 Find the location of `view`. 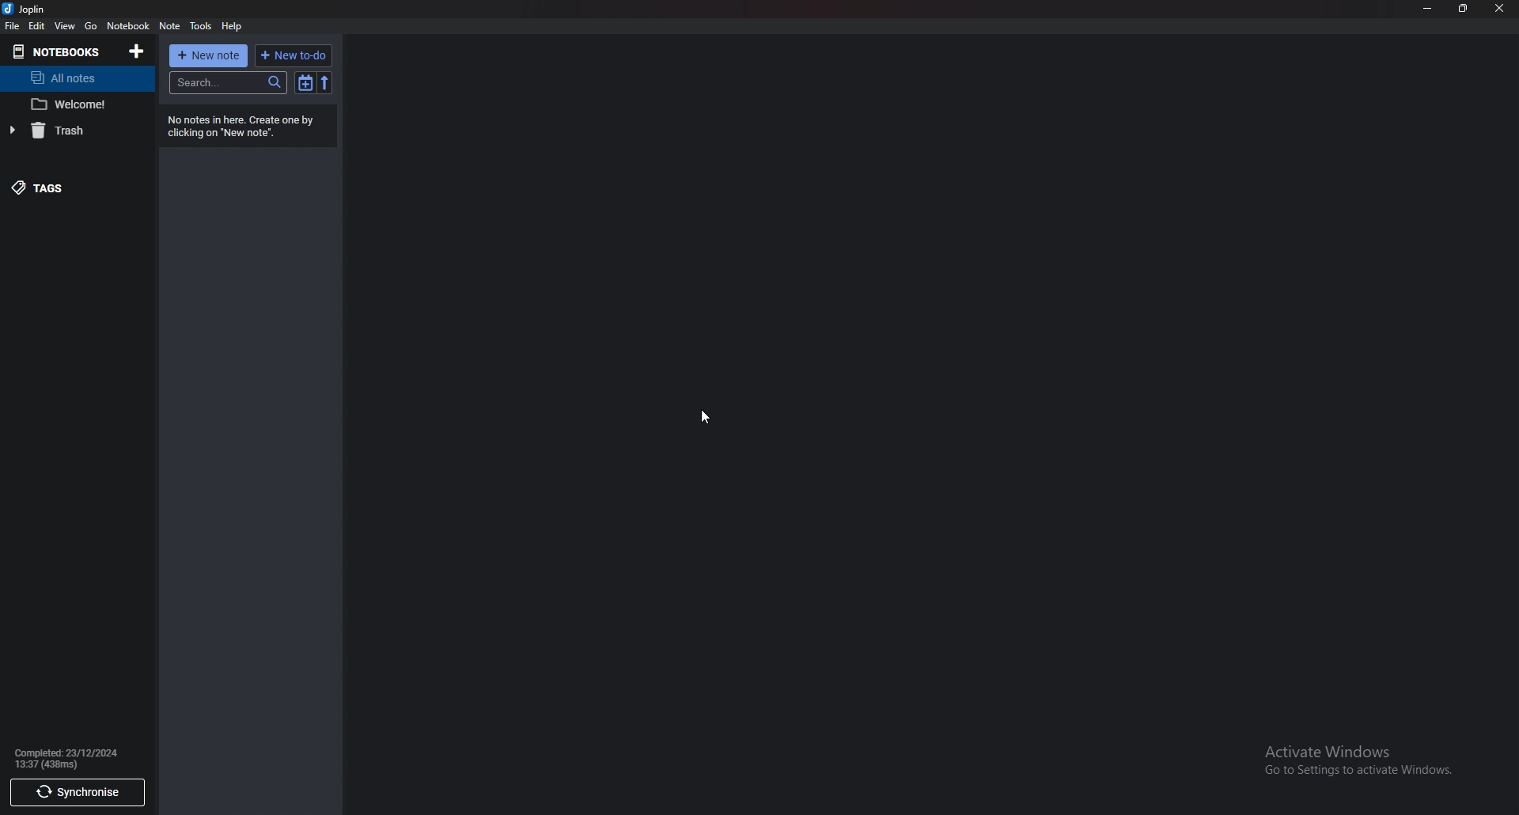

view is located at coordinates (66, 27).